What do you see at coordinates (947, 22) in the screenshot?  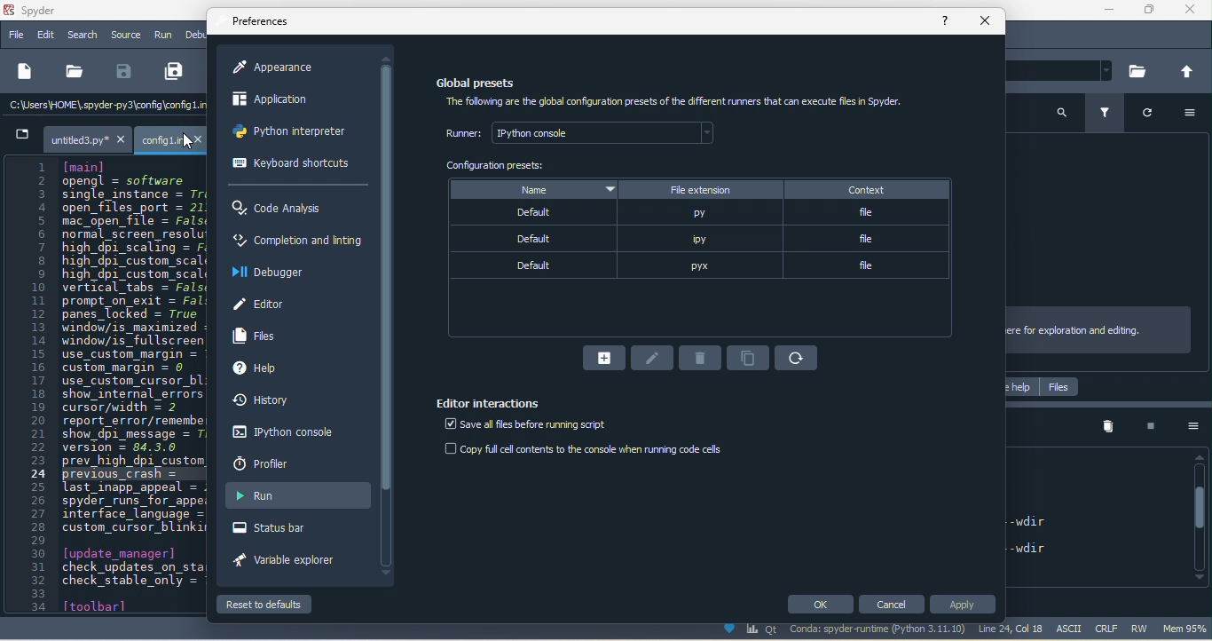 I see `help` at bounding box center [947, 22].